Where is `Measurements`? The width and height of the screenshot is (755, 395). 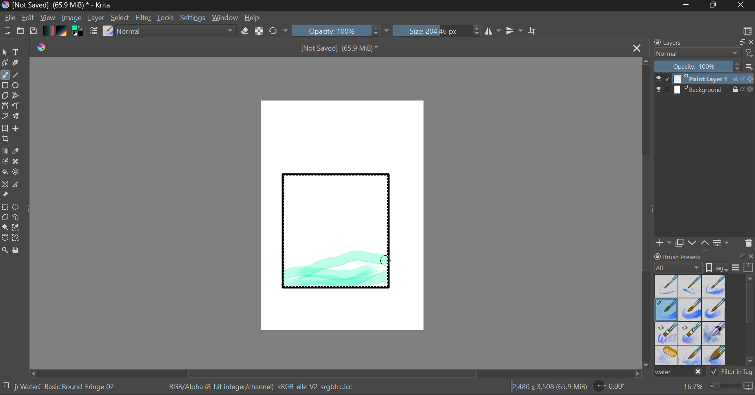
Measurements is located at coordinates (17, 186).